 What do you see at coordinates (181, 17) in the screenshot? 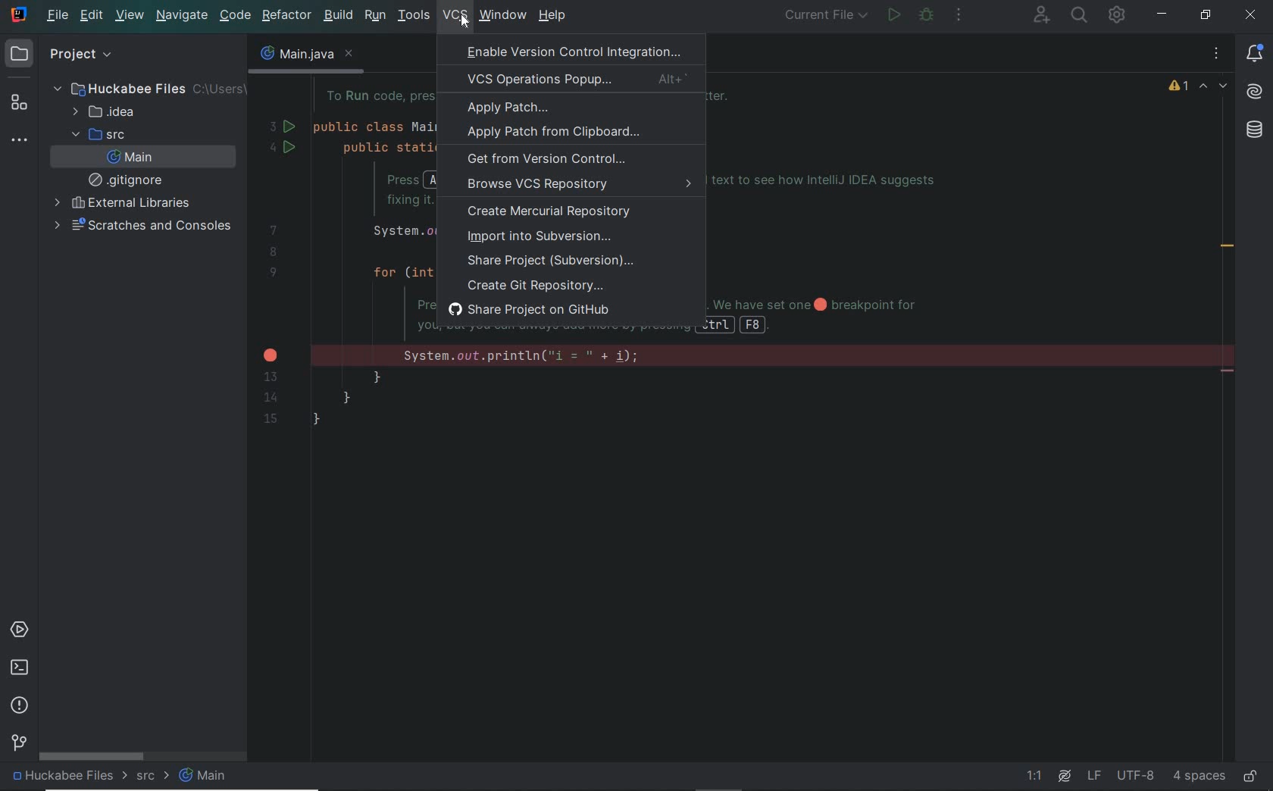
I see `navigate` at bounding box center [181, 17].